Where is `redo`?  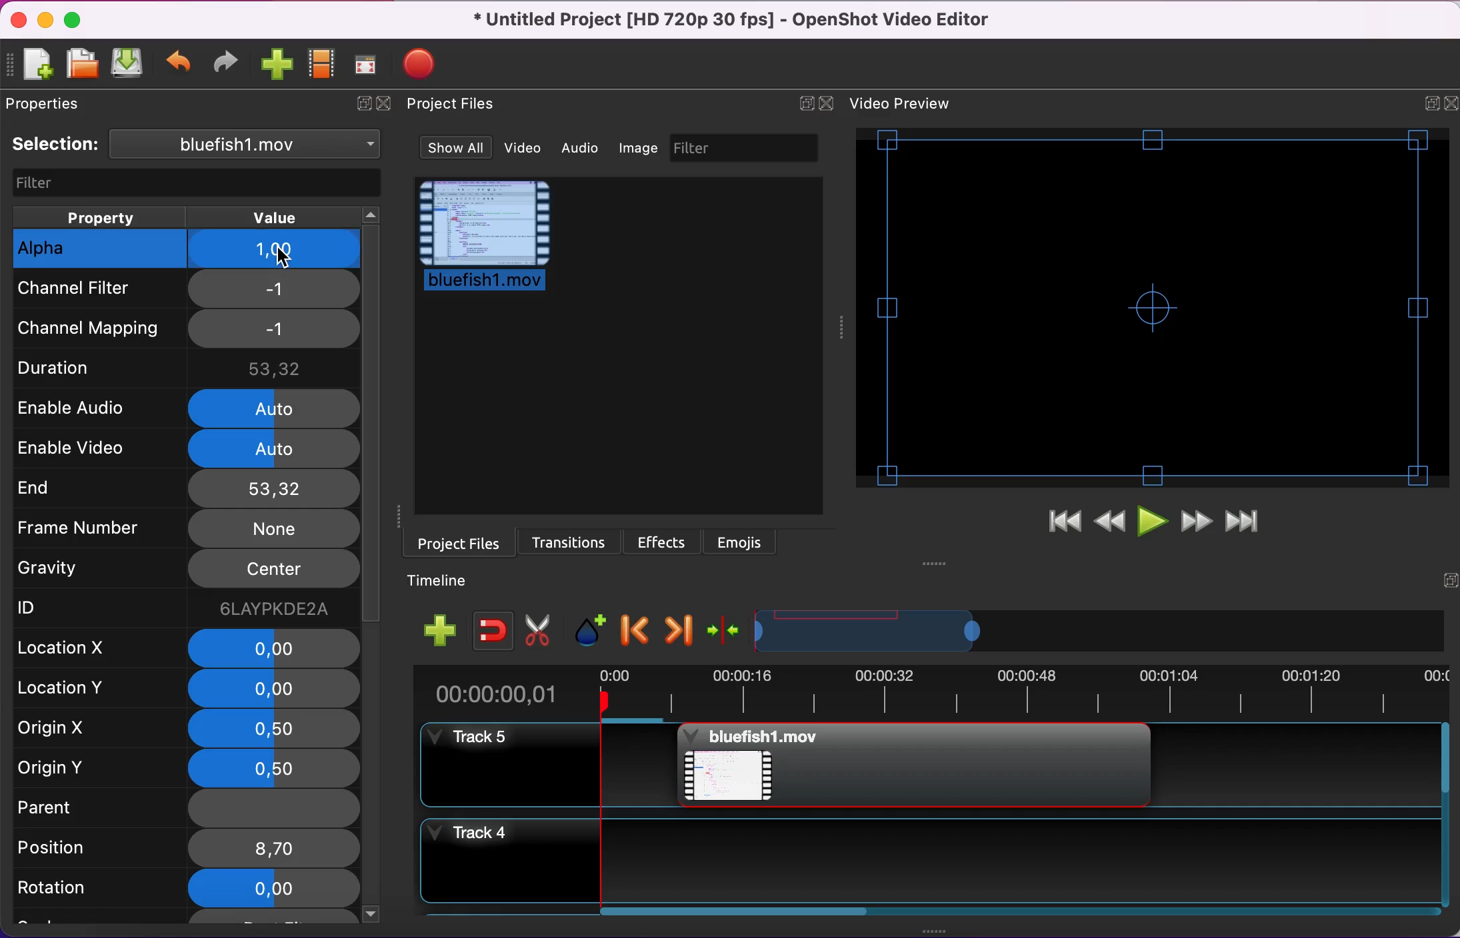 redo is located at coordinates (225, 64).